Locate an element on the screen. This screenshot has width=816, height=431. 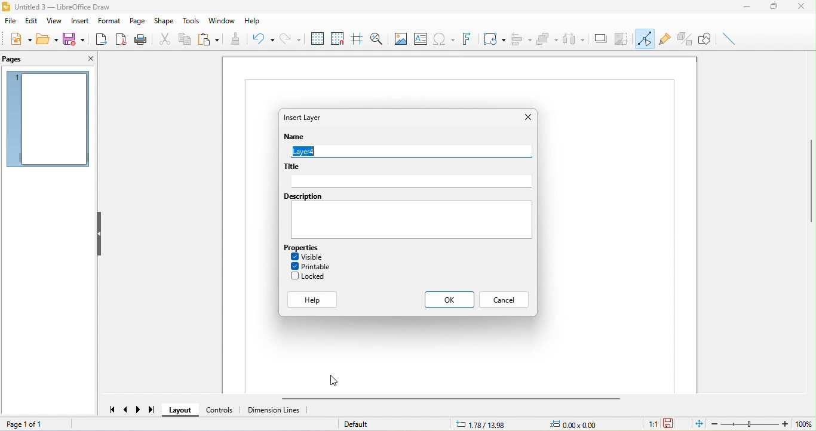
tools is located at coordinates (189, 21).